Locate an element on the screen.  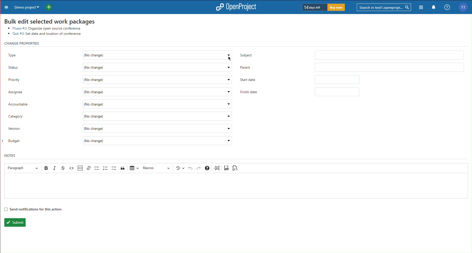
Assignee is located at coordinates (120, 92).